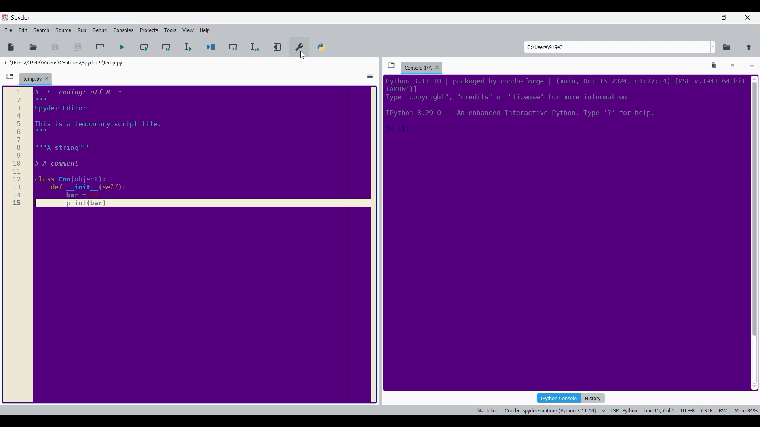 The height and width of the screenshot is (427, 760). What do you see at coordinates (755, 233) in the screenshot?
I see `Vertical slide bar` at bounding box center [755, 233].